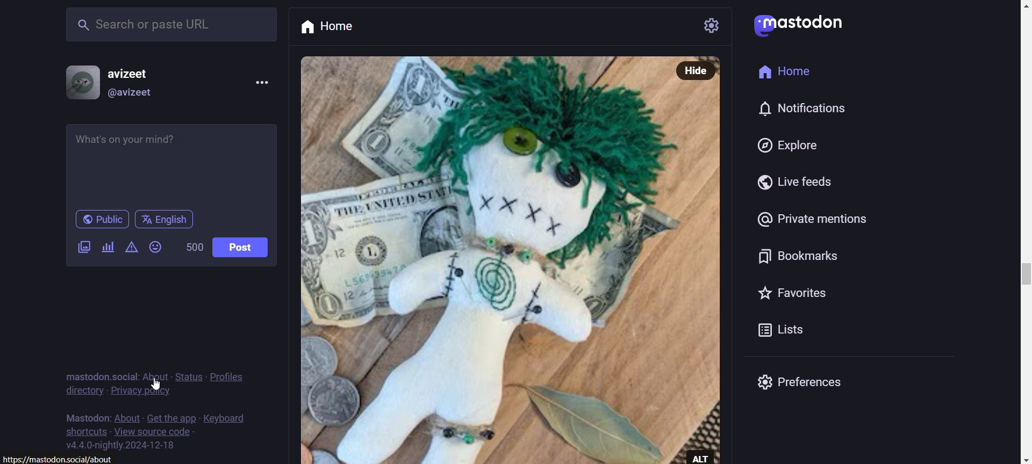 This screenshot has height=464, width=1032. Describe the element at coordinates (752, 331) in the screenshot. I see `lists` at that location.